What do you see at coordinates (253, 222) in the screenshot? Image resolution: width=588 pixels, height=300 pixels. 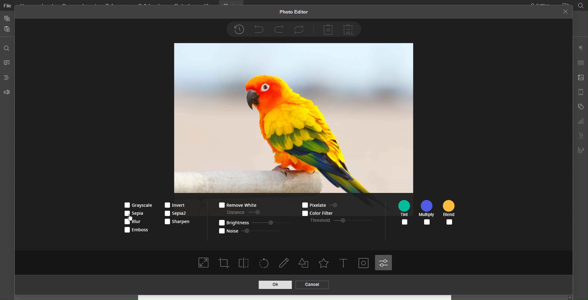 I see `Brightness` at bounding box center [253, 222].